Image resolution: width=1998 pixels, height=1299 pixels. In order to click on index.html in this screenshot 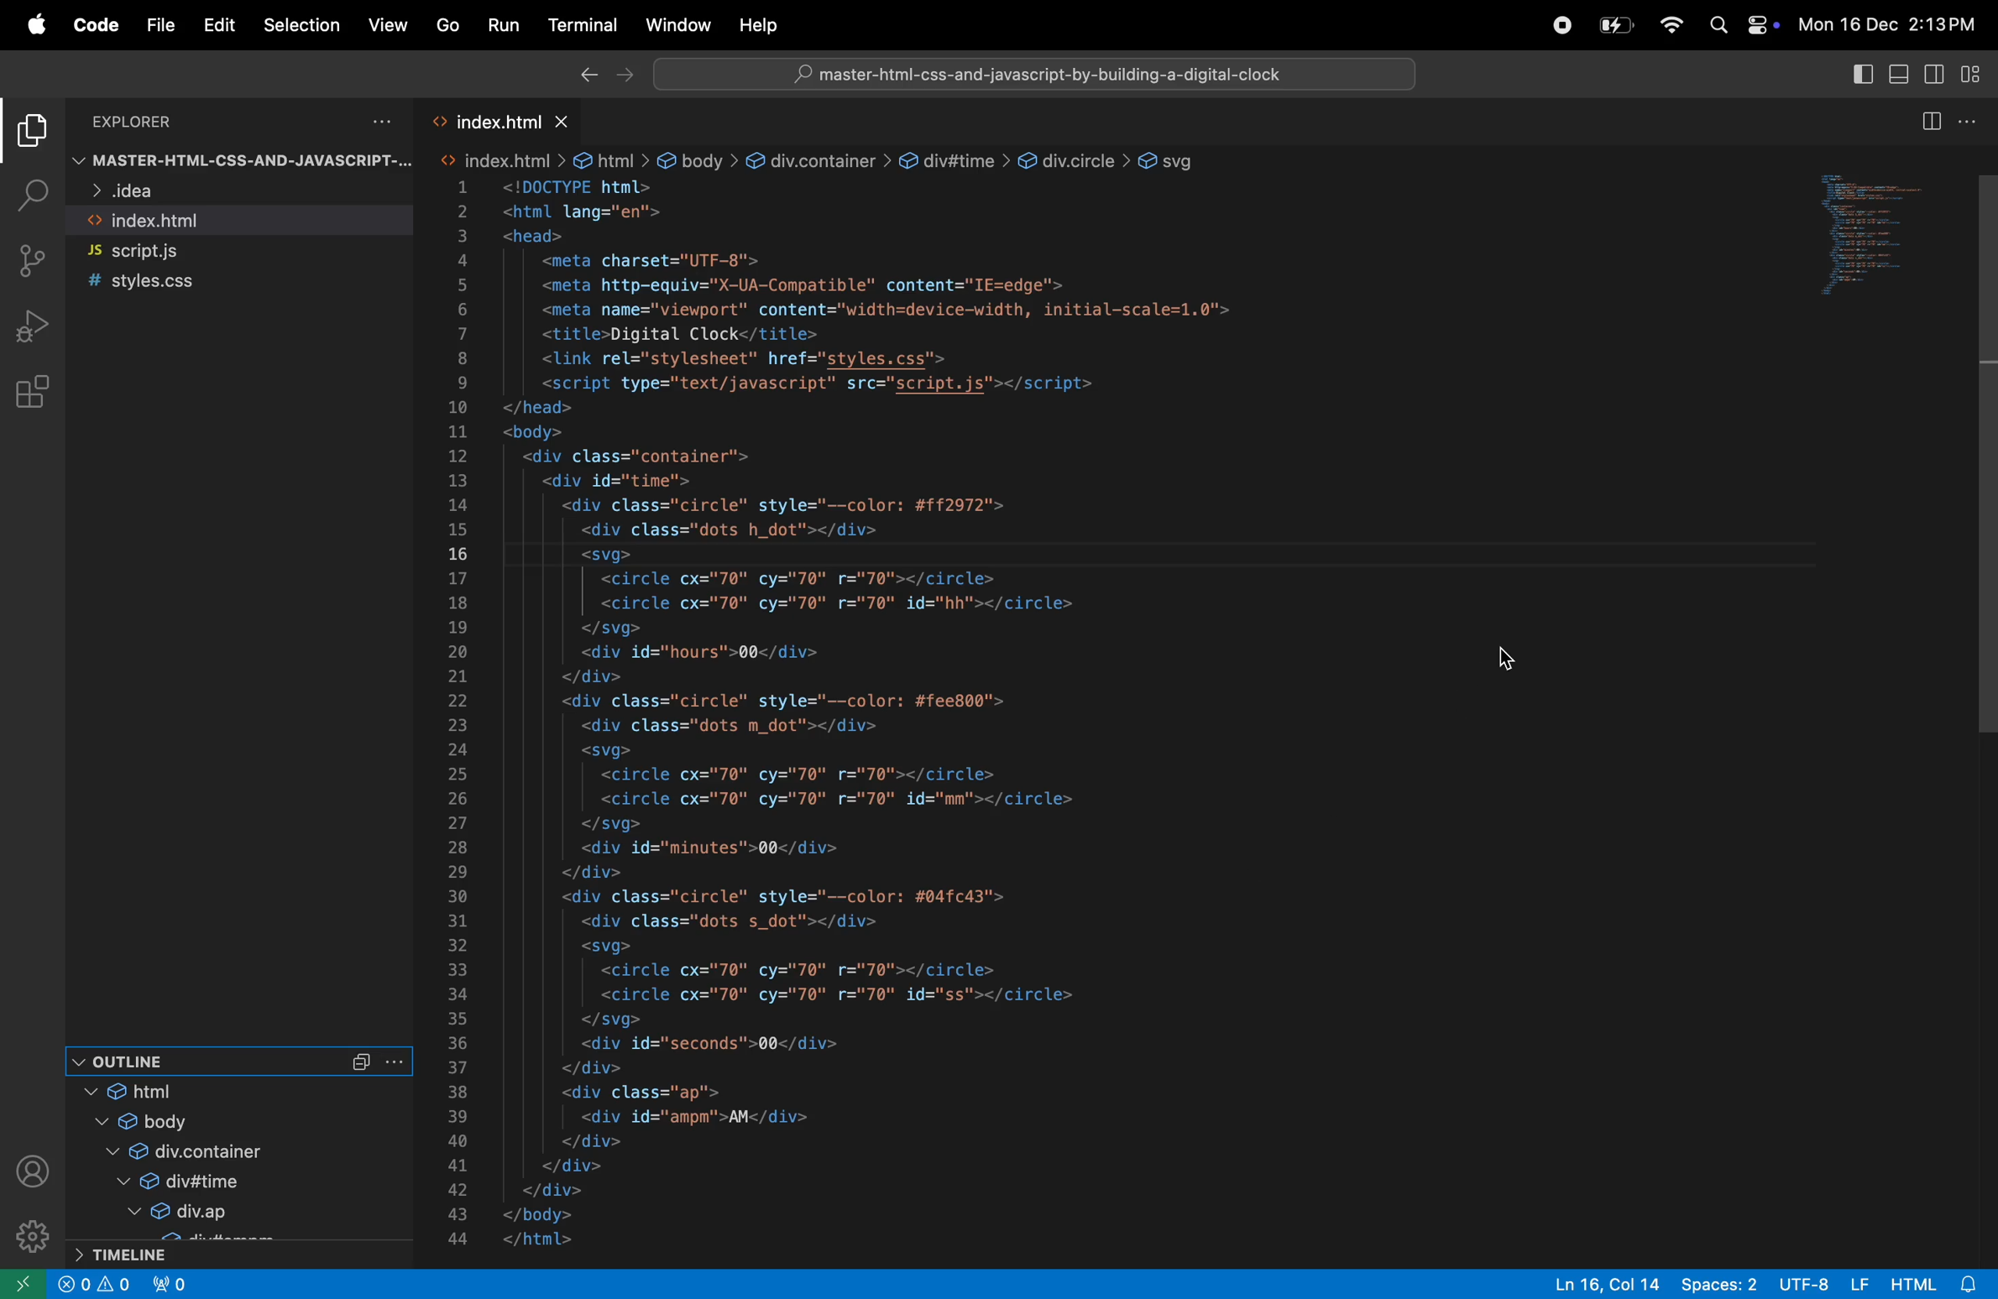, I will do `click(238, 221)`.